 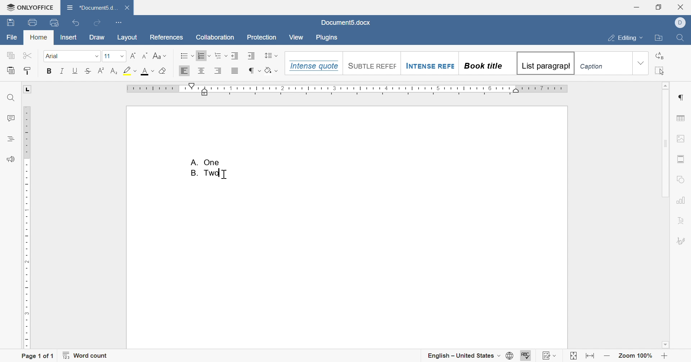 I want to click on customize quick access toolbar, so click(x=120, y=23).